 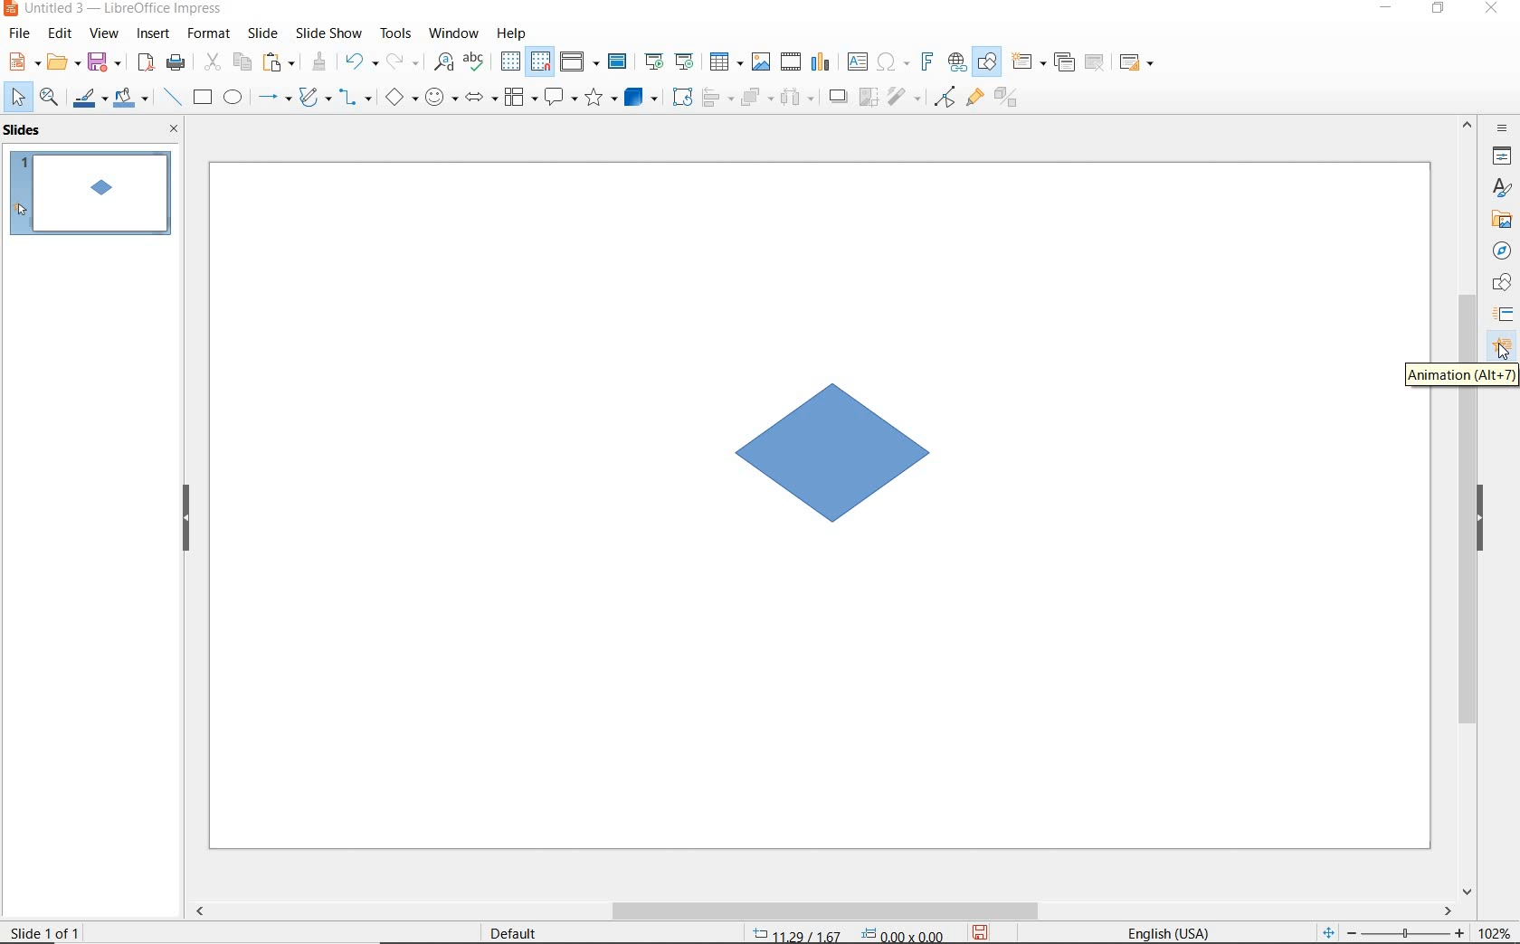 What do you see at coordinates (174, 62) in the screenshot?
I see `print` at bounding box center [174, 62].